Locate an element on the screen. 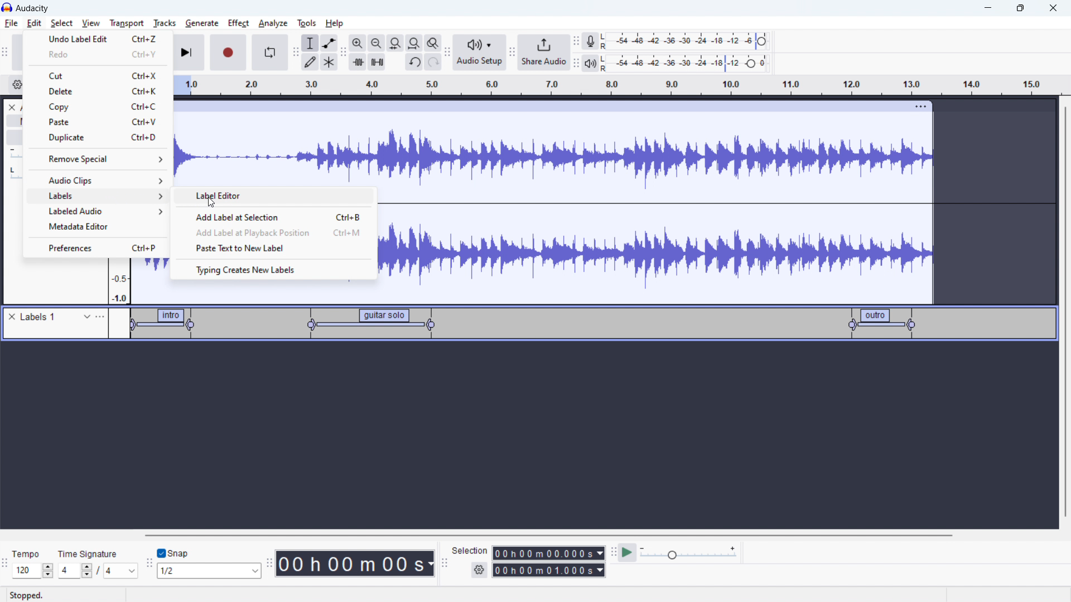 This screenshot has height=602, width=1071. time signature is located at coordinates (89, 554).